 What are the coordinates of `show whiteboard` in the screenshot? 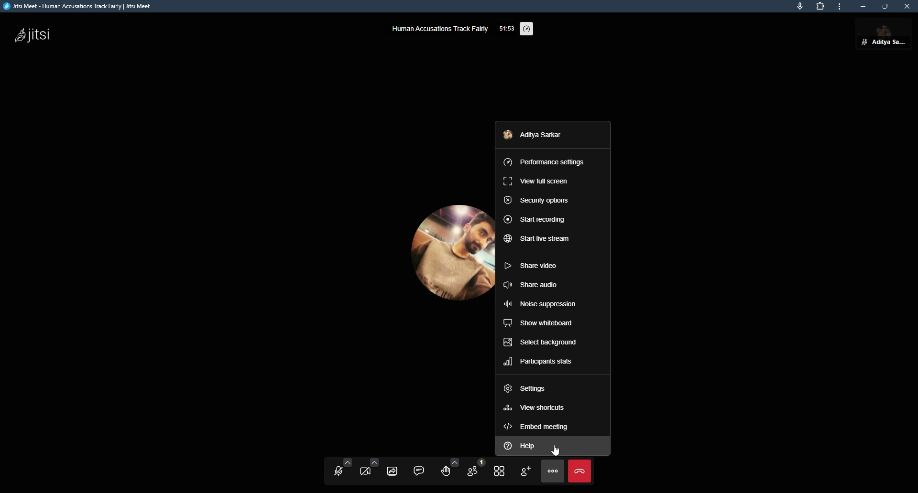 It's located at (537, 322).